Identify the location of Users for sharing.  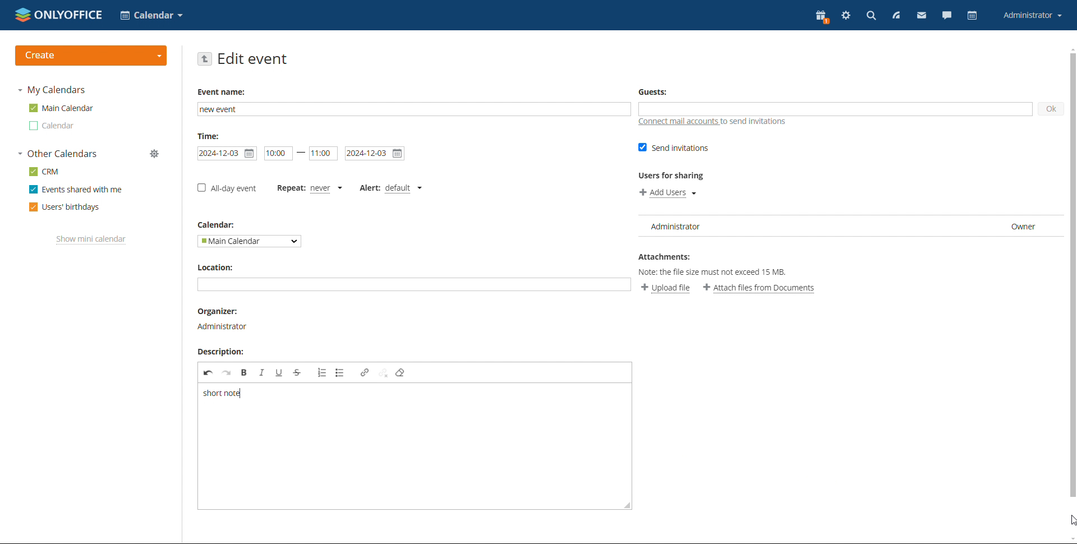
(673, 176).